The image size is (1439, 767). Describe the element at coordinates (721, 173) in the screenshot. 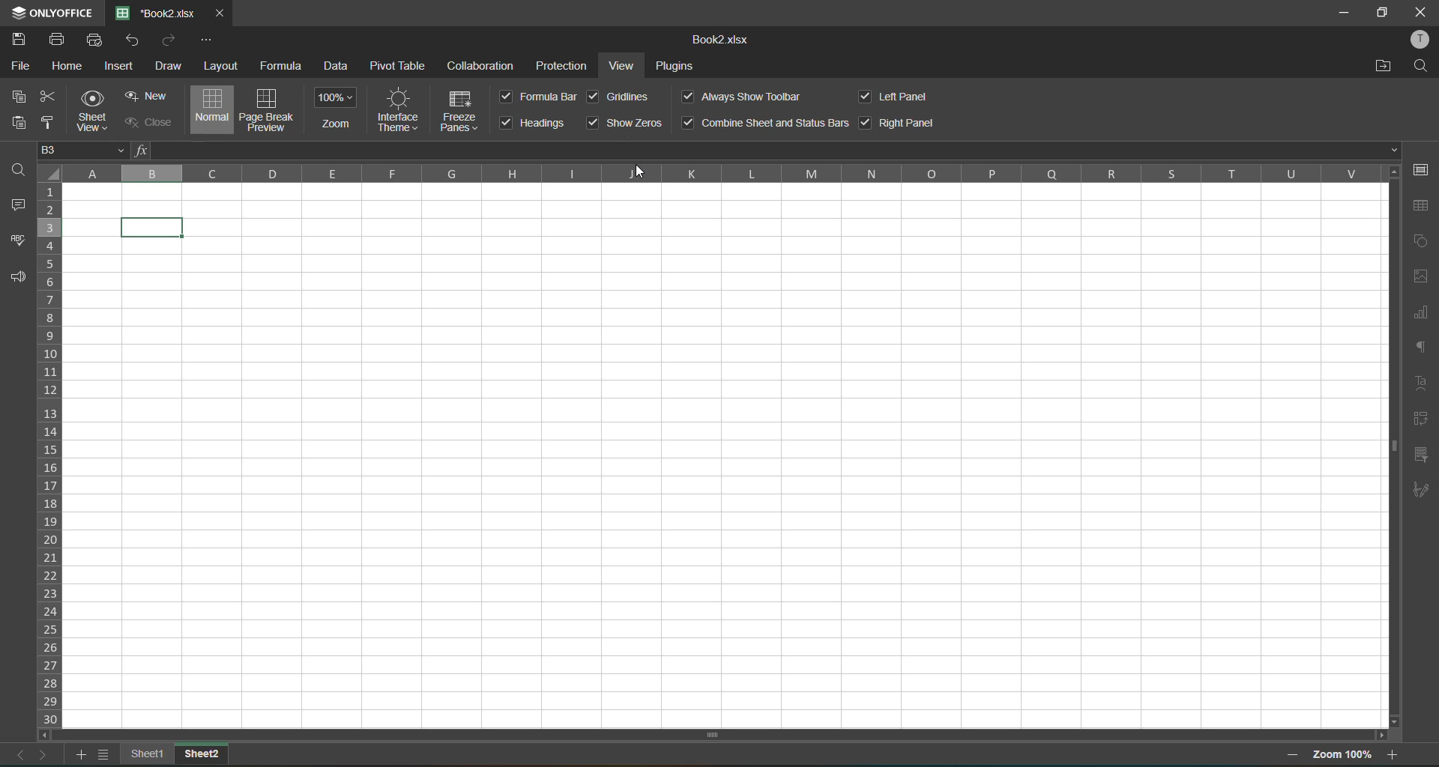

I see `column names` at that location.